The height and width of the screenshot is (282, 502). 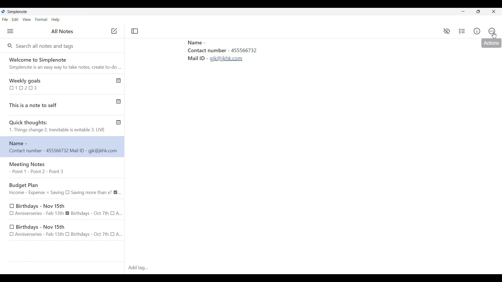 I want to click on Insert checklist, so click(x=462, y=31).